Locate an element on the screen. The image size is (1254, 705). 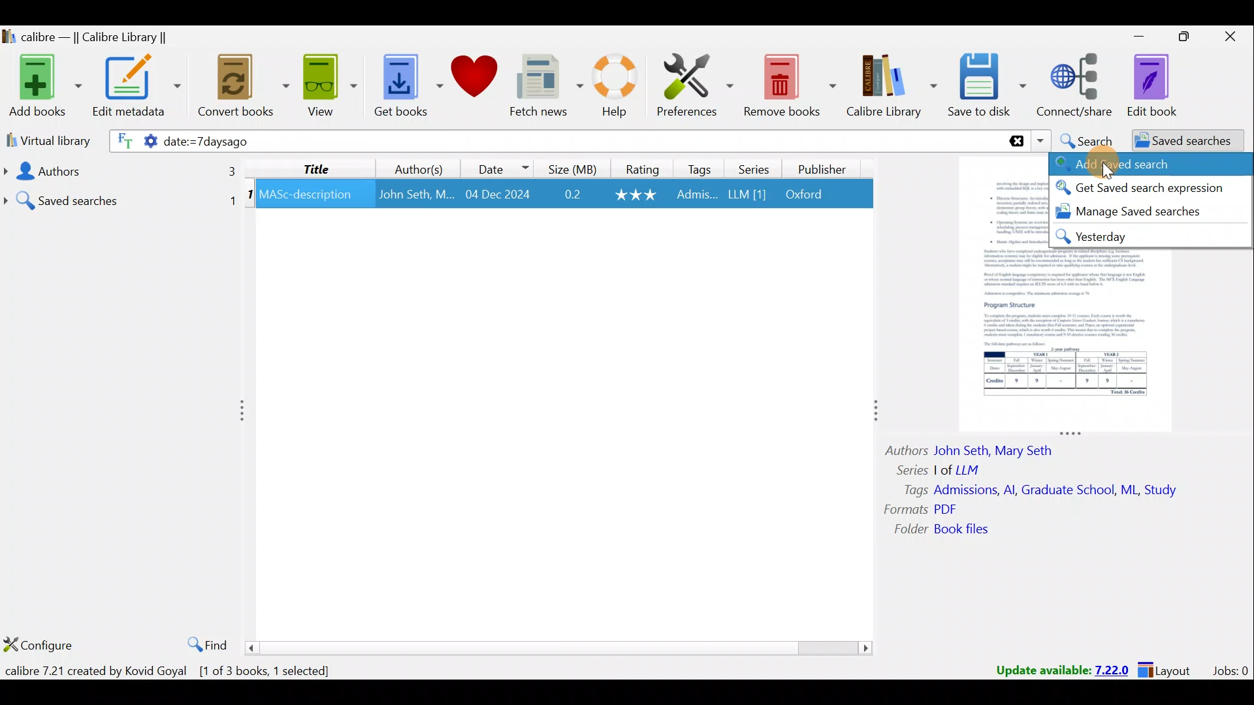
Add books is located at coordinates (42, 84).